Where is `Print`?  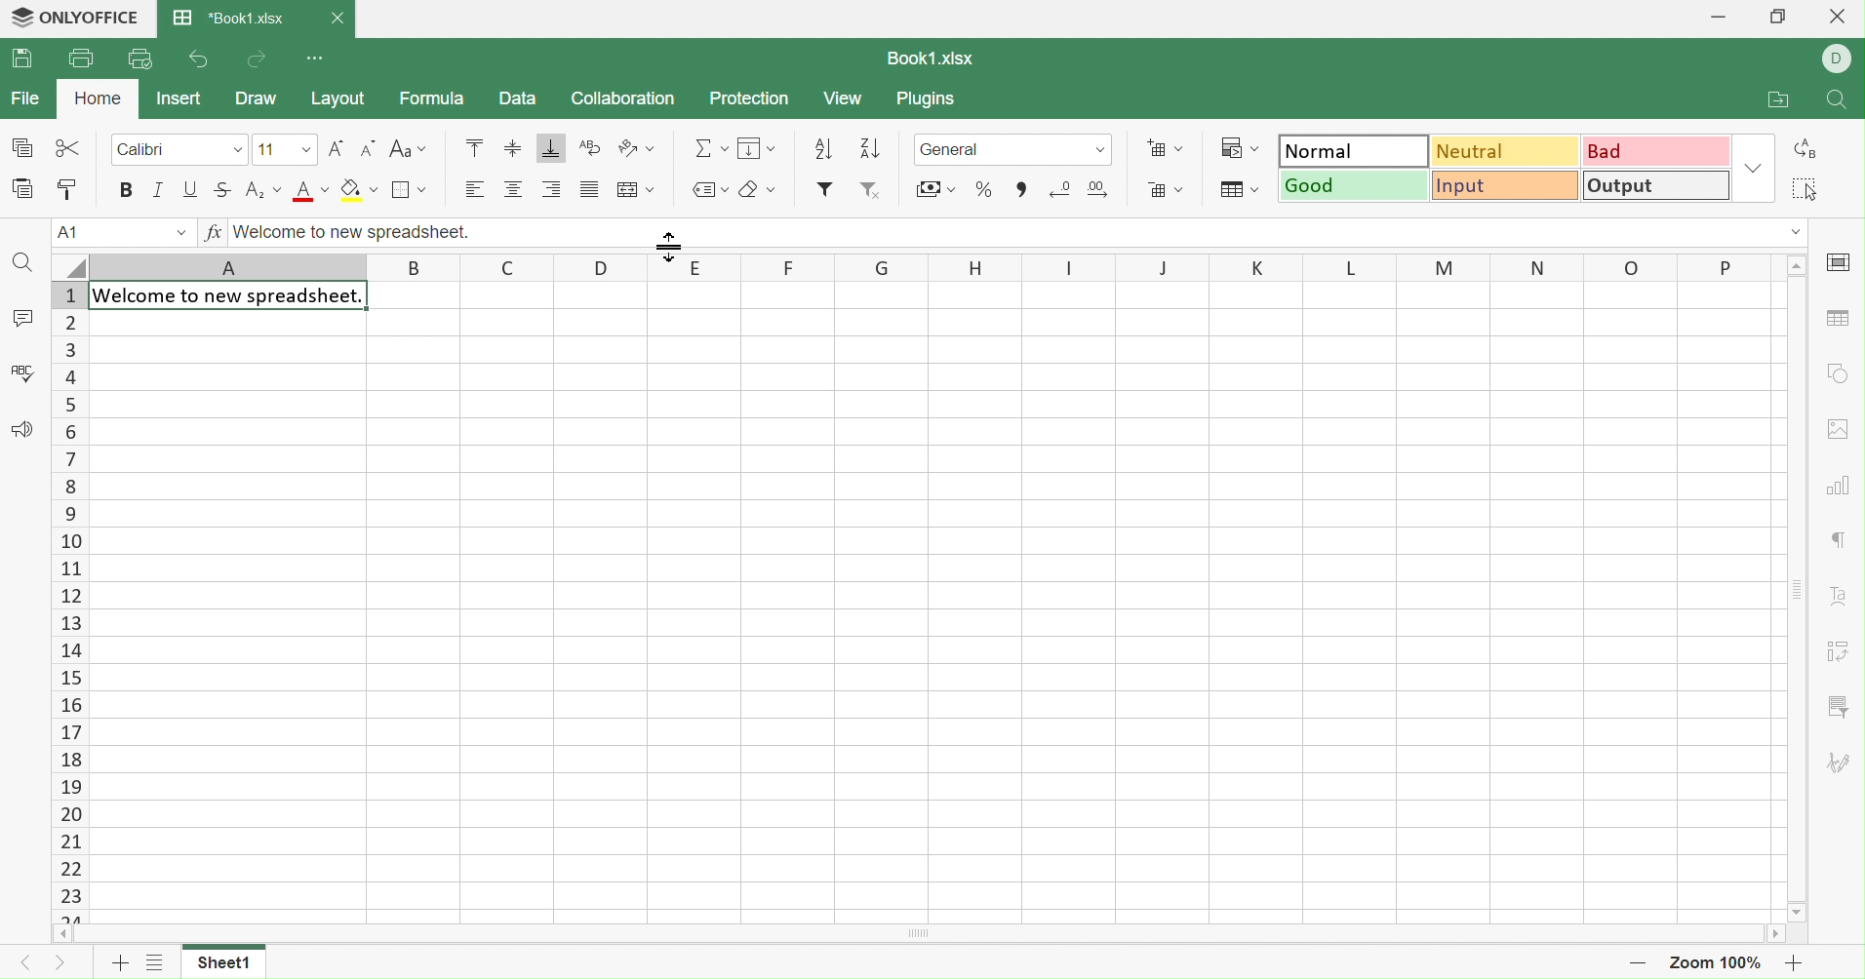 Print is located at coordinates (81, 56).